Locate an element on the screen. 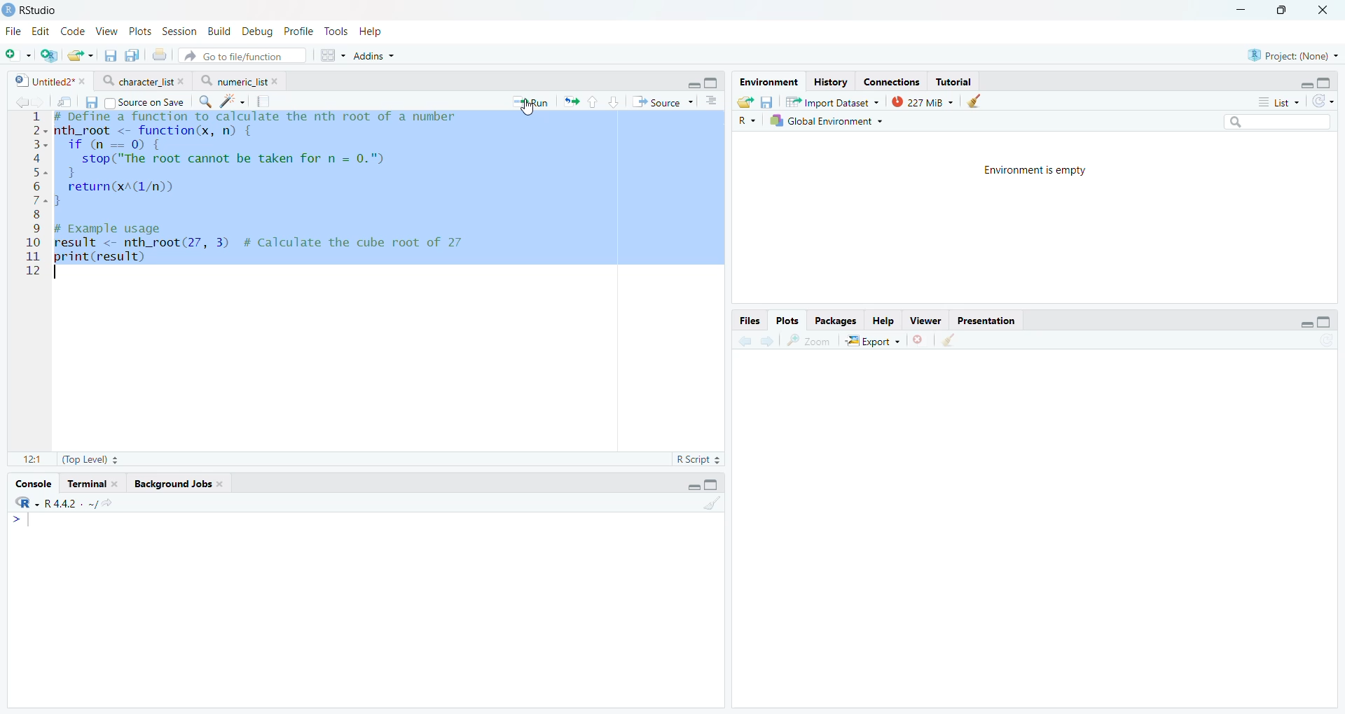 The image size is (1345, 714). Go to next section is located at coordinates (615, 101).